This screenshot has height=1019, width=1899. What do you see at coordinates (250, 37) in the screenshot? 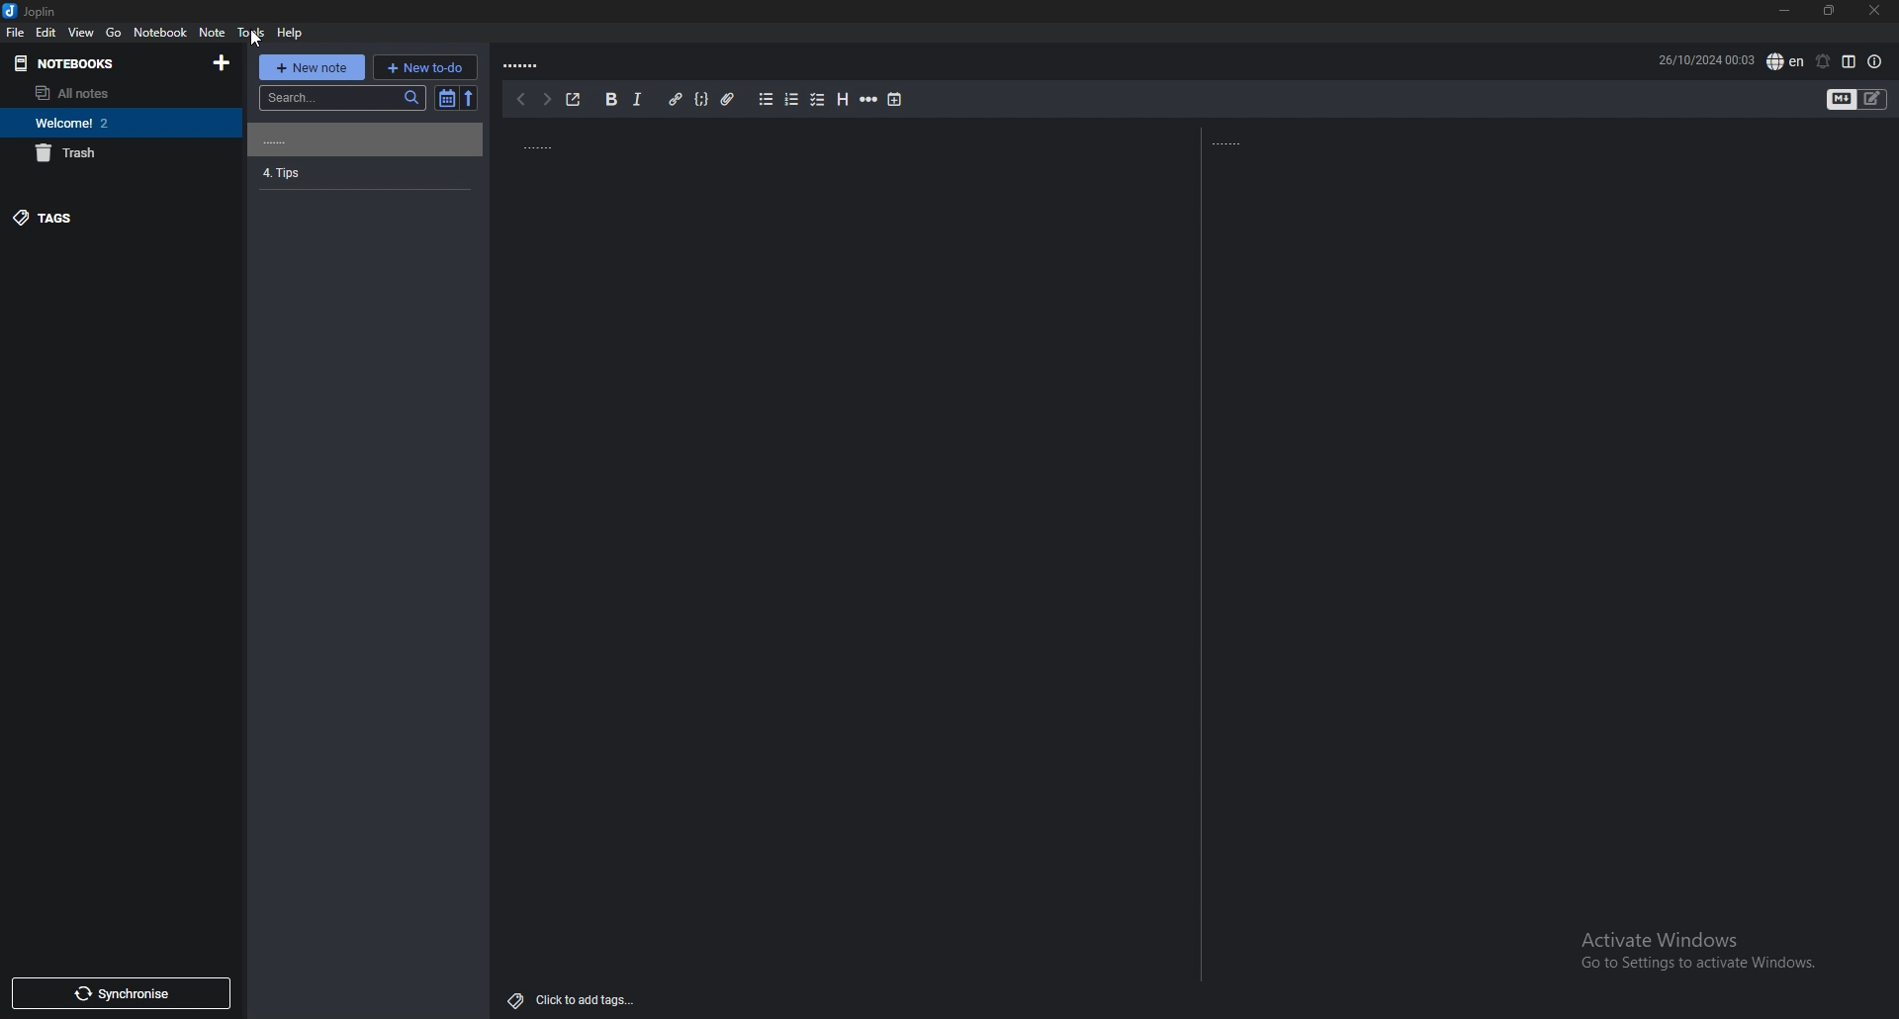
I see `` at bounding box center [250, 37].